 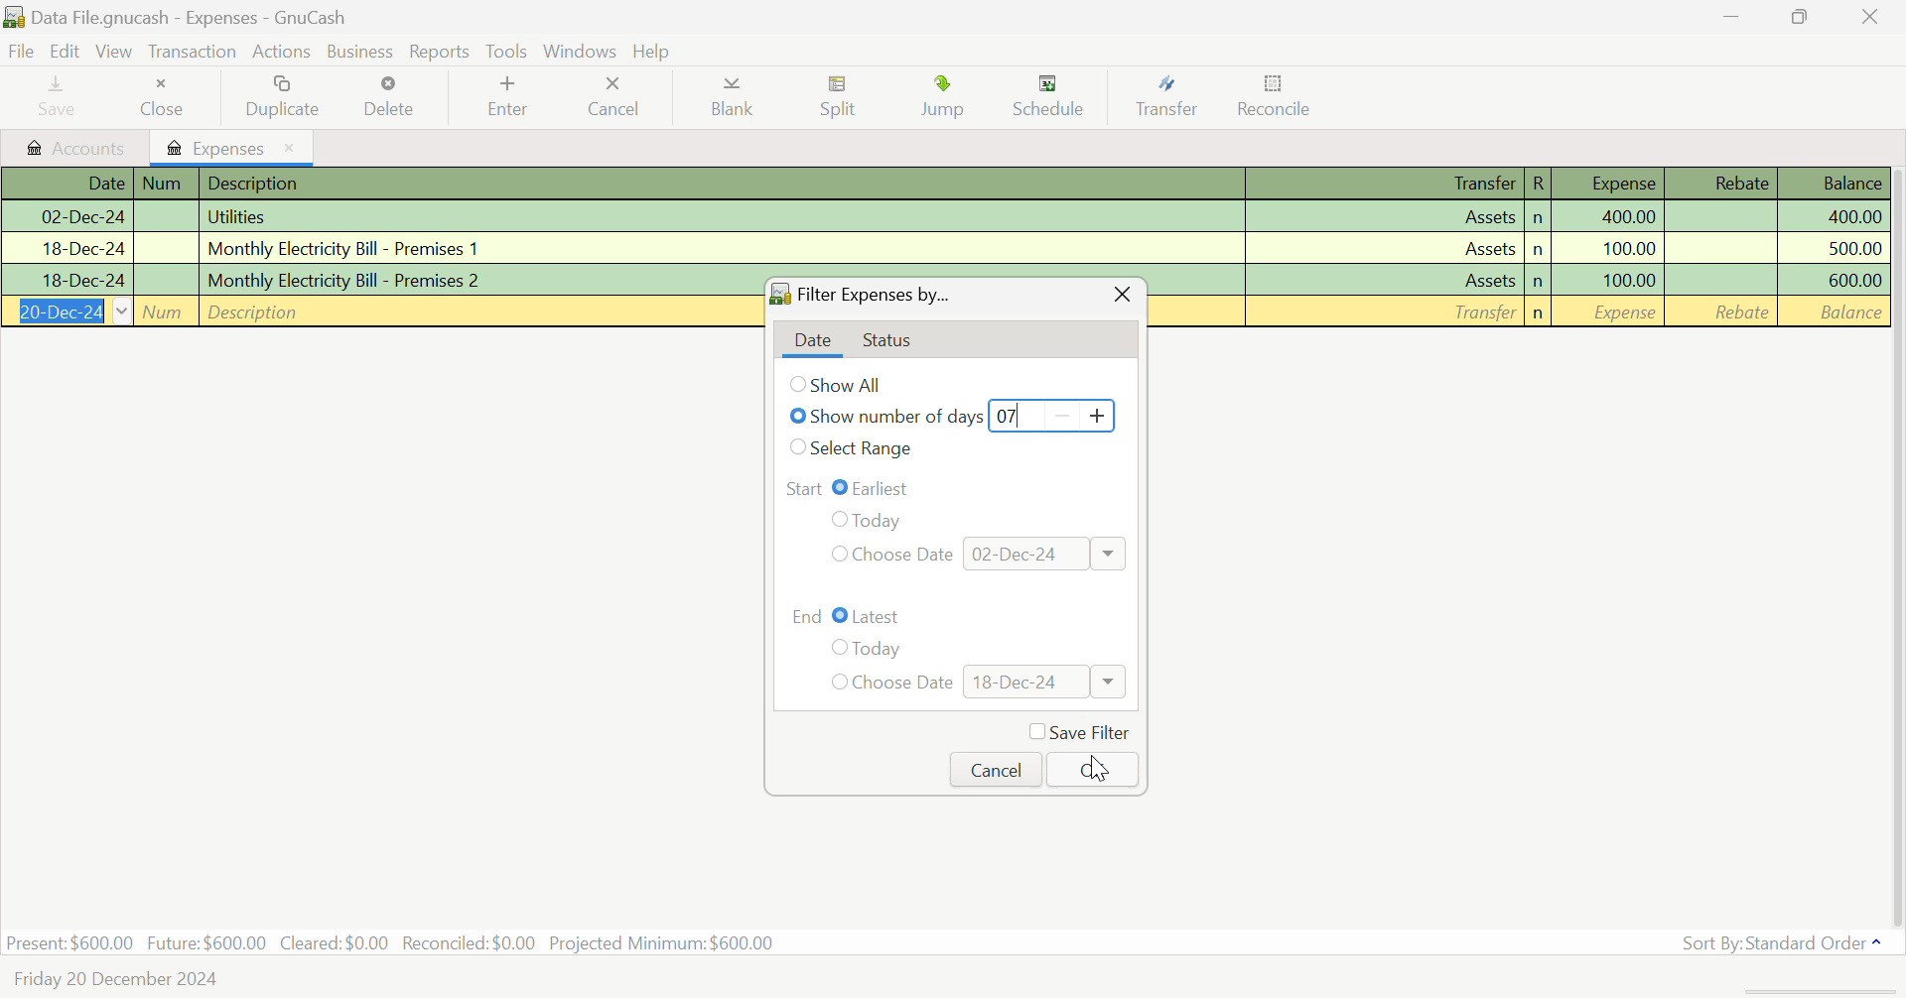 What do you see at coordinates (282, 95) in the screenshot?
I see `Duplicate` at bounding box center [282, 95].